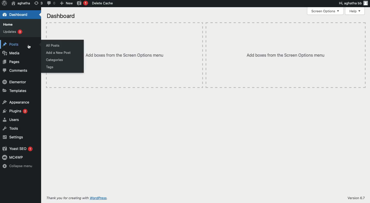 This screenshot has width=370, height=203. What do you see at coordinates (284, 54) in the screenshot?
I see `Add boxes from the screen options menu` at bounding box center [284, 54].